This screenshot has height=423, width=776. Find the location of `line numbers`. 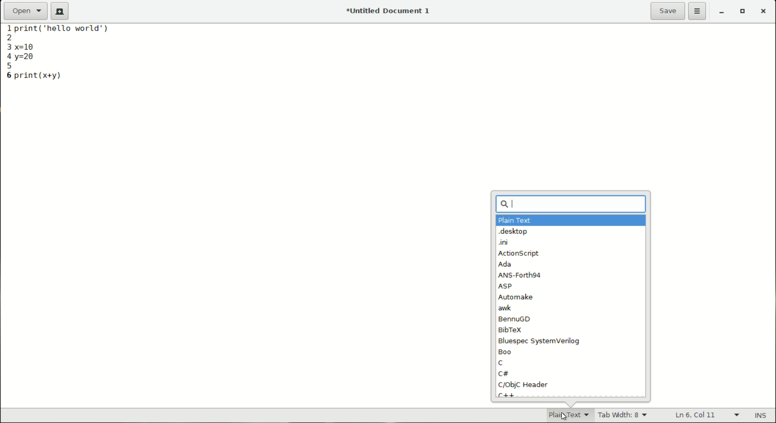

line numbers is located at coordinates (7, 52).